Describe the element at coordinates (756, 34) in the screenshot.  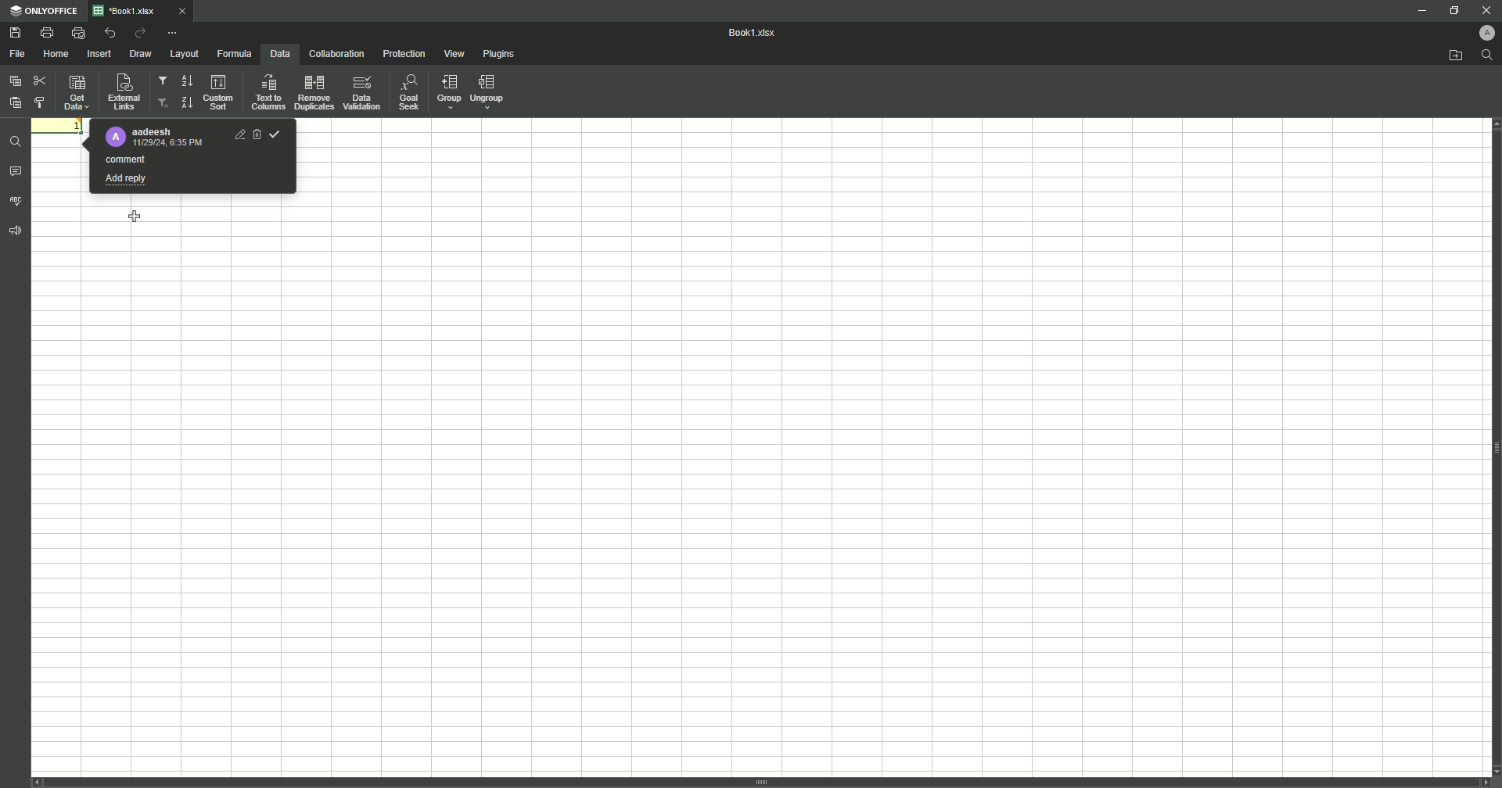
I see `Book1` at that location.